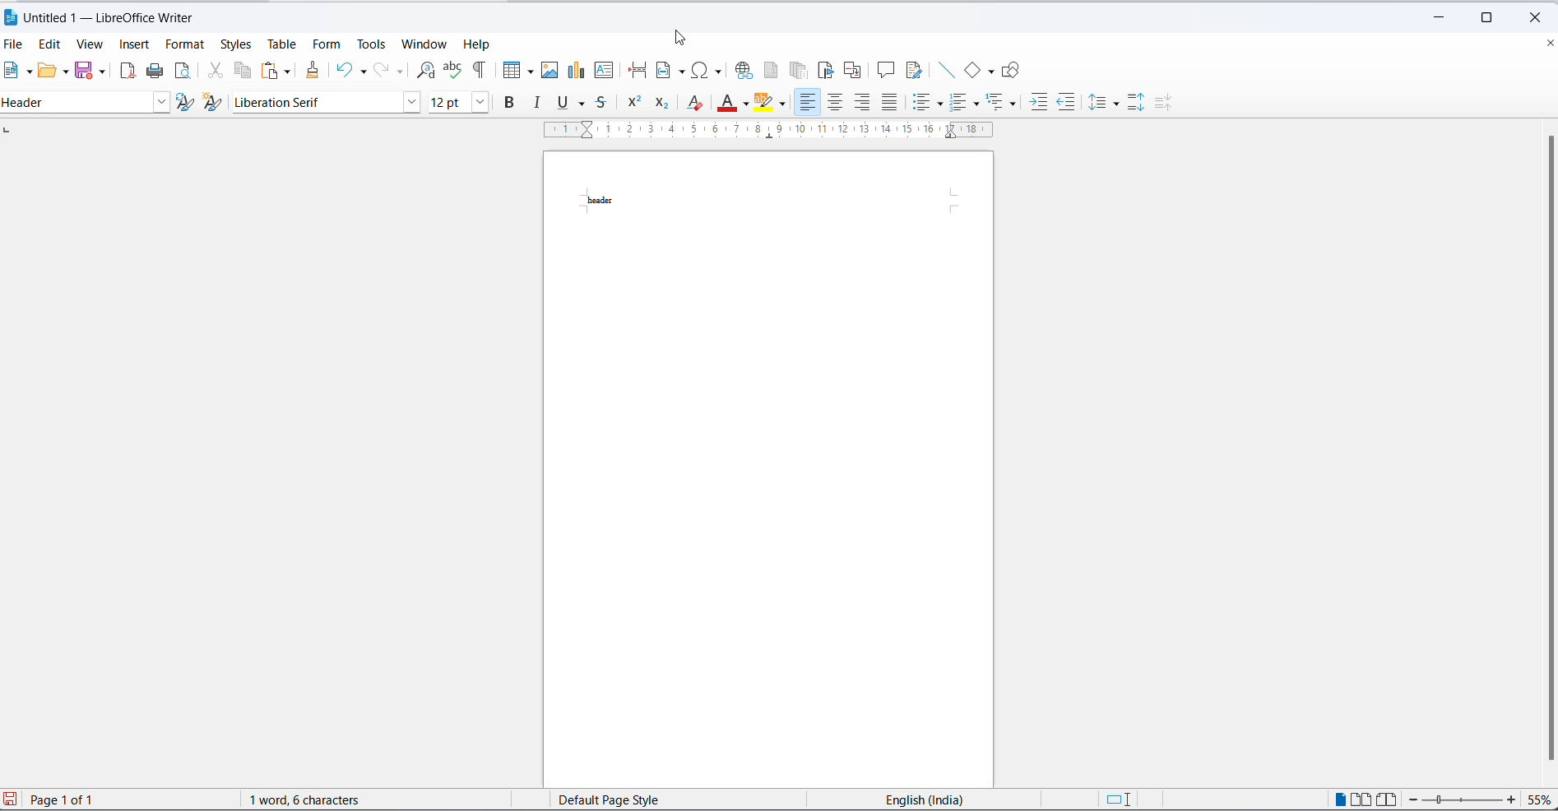 The height and width of the screenshot is (811, 1558). What do you see at coordinates (50, 44) in the screenshot?
I see `edit` at bounding box center [50, 44].